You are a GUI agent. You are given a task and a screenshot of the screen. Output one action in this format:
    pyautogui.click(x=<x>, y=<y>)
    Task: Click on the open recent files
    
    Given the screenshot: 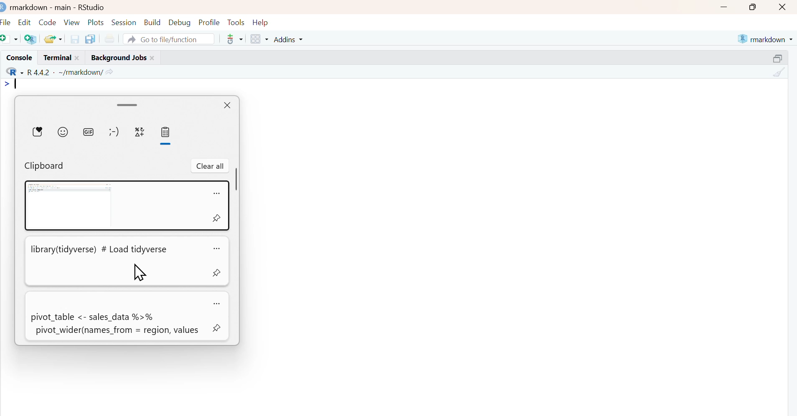 What is the action you would take?
    pyautogui.click(x=53, y=38)
    